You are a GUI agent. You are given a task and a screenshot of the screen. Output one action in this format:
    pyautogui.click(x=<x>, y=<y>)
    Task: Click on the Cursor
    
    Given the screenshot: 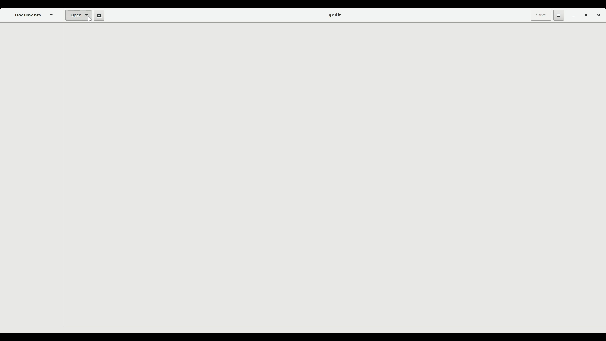 What is the action you would take?
    pyautogui.click(x=91, y=20)
    